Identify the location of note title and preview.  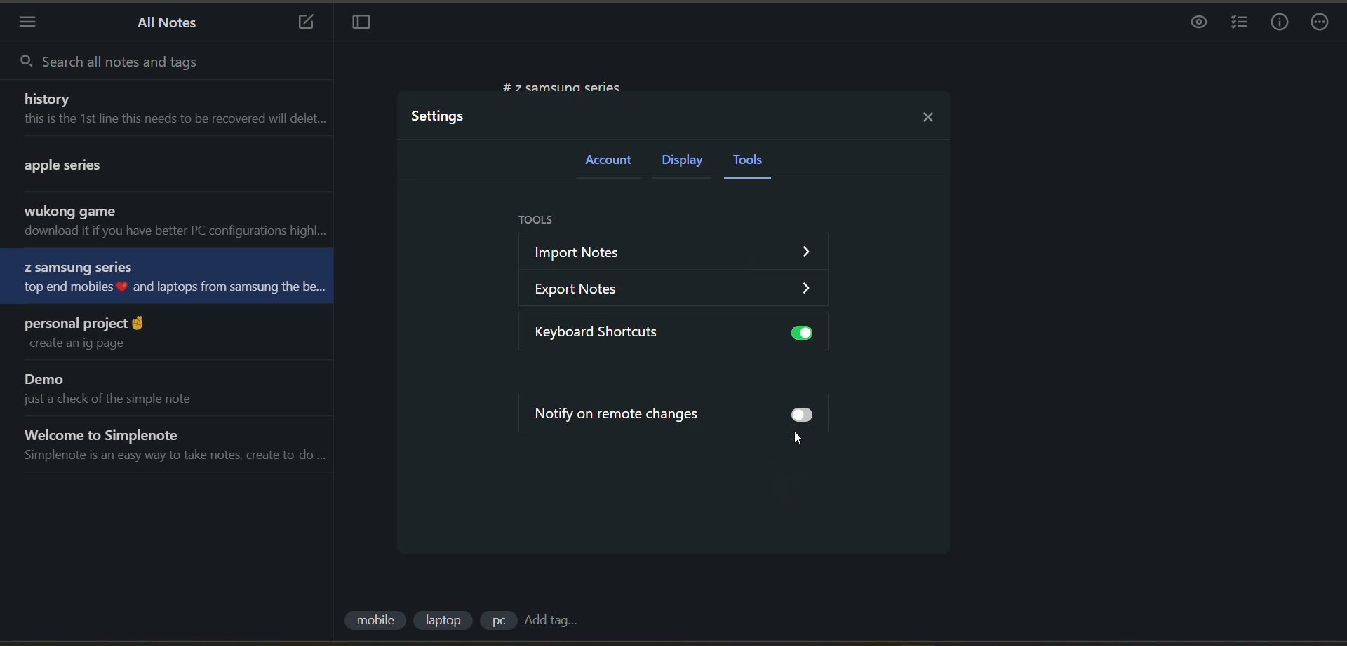
(138, 170).